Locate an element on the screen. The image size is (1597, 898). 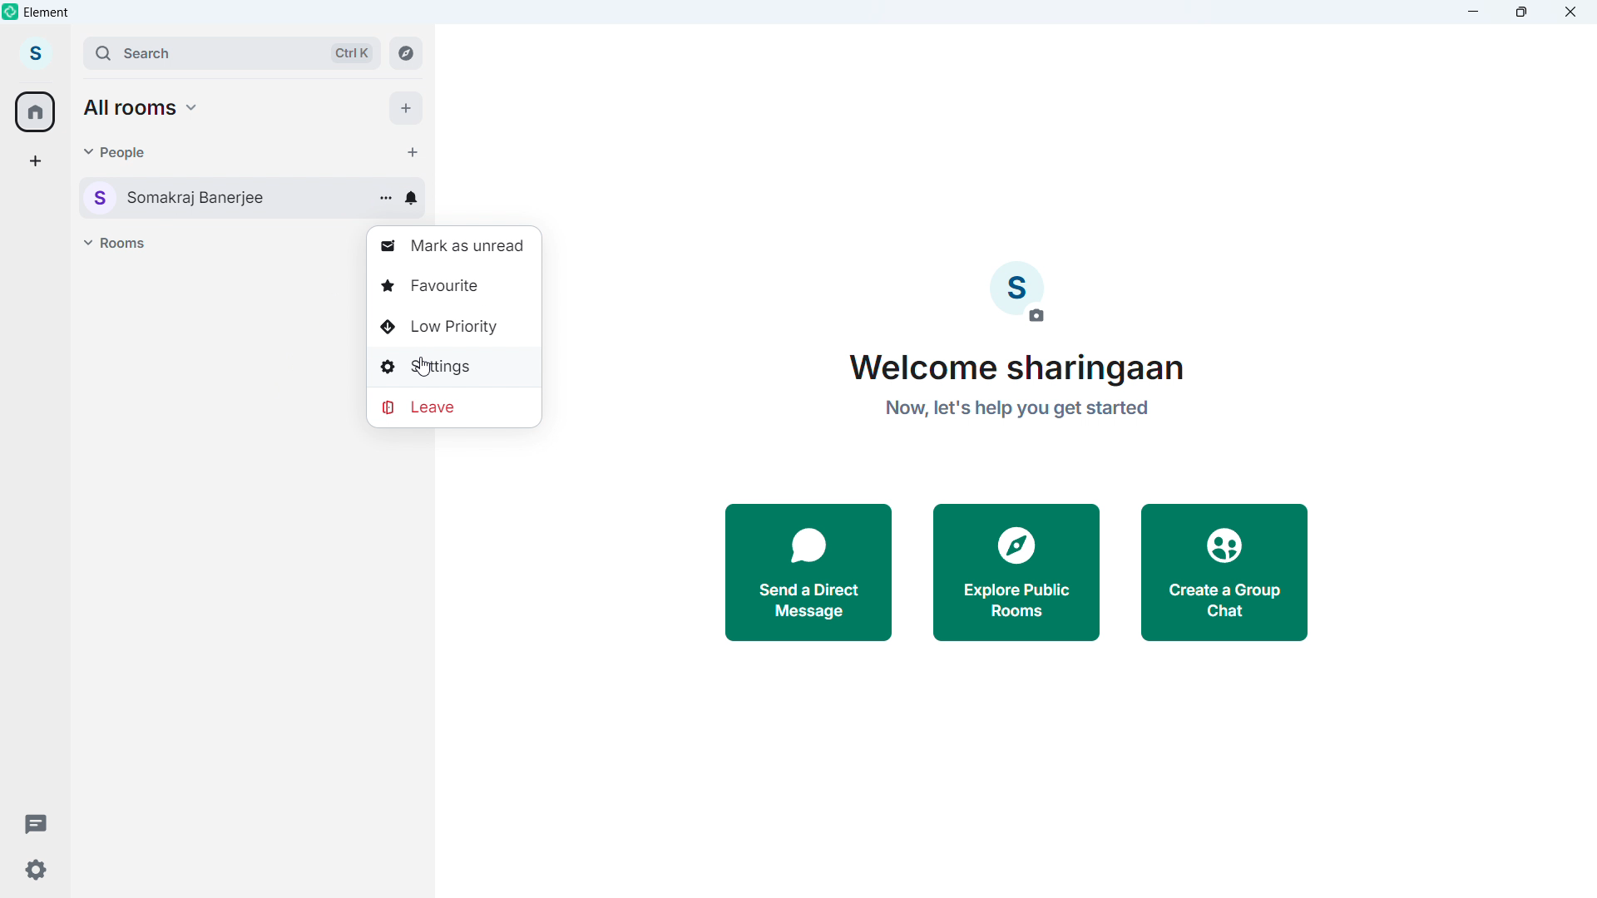
Create a group chat  is located at coordinates (1227, 573).